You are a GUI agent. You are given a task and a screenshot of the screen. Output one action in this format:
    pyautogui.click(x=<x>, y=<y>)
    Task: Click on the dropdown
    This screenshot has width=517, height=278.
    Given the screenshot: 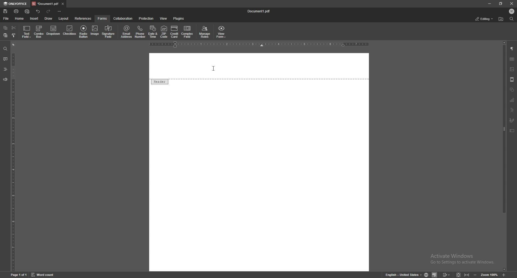 What is the action you would take?
    pyautogui.click(x=53, y=31)
    